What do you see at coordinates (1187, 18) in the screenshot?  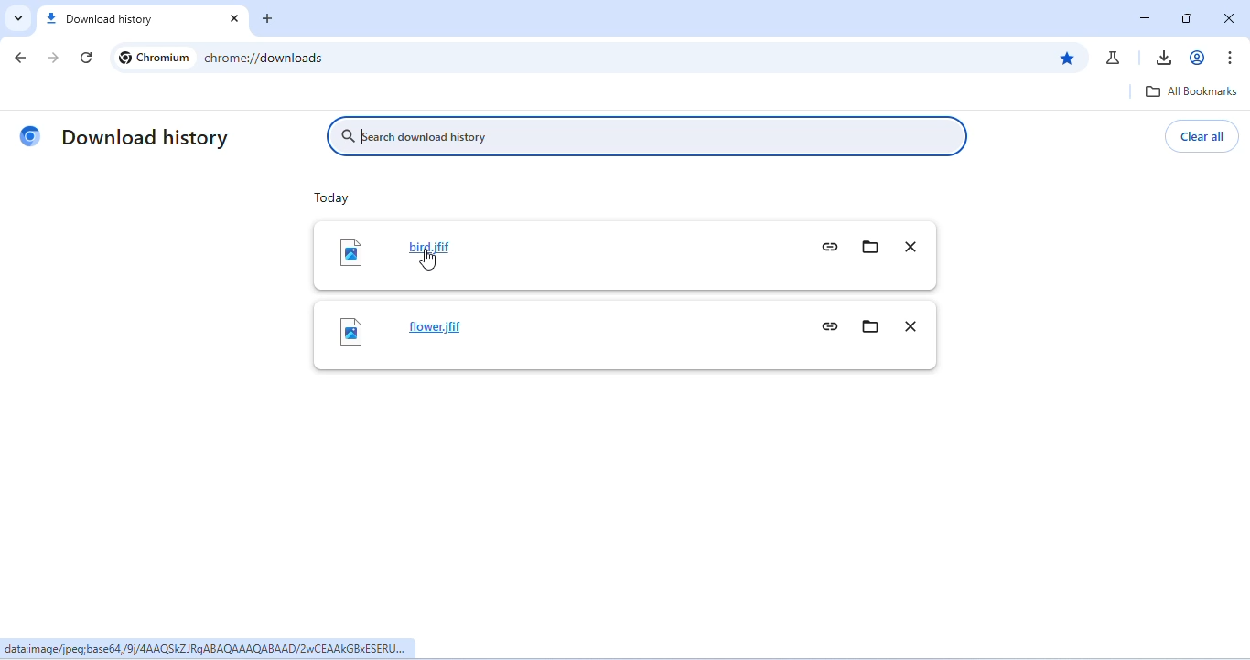 I see `maximize` at bounding box center [1187, 18].